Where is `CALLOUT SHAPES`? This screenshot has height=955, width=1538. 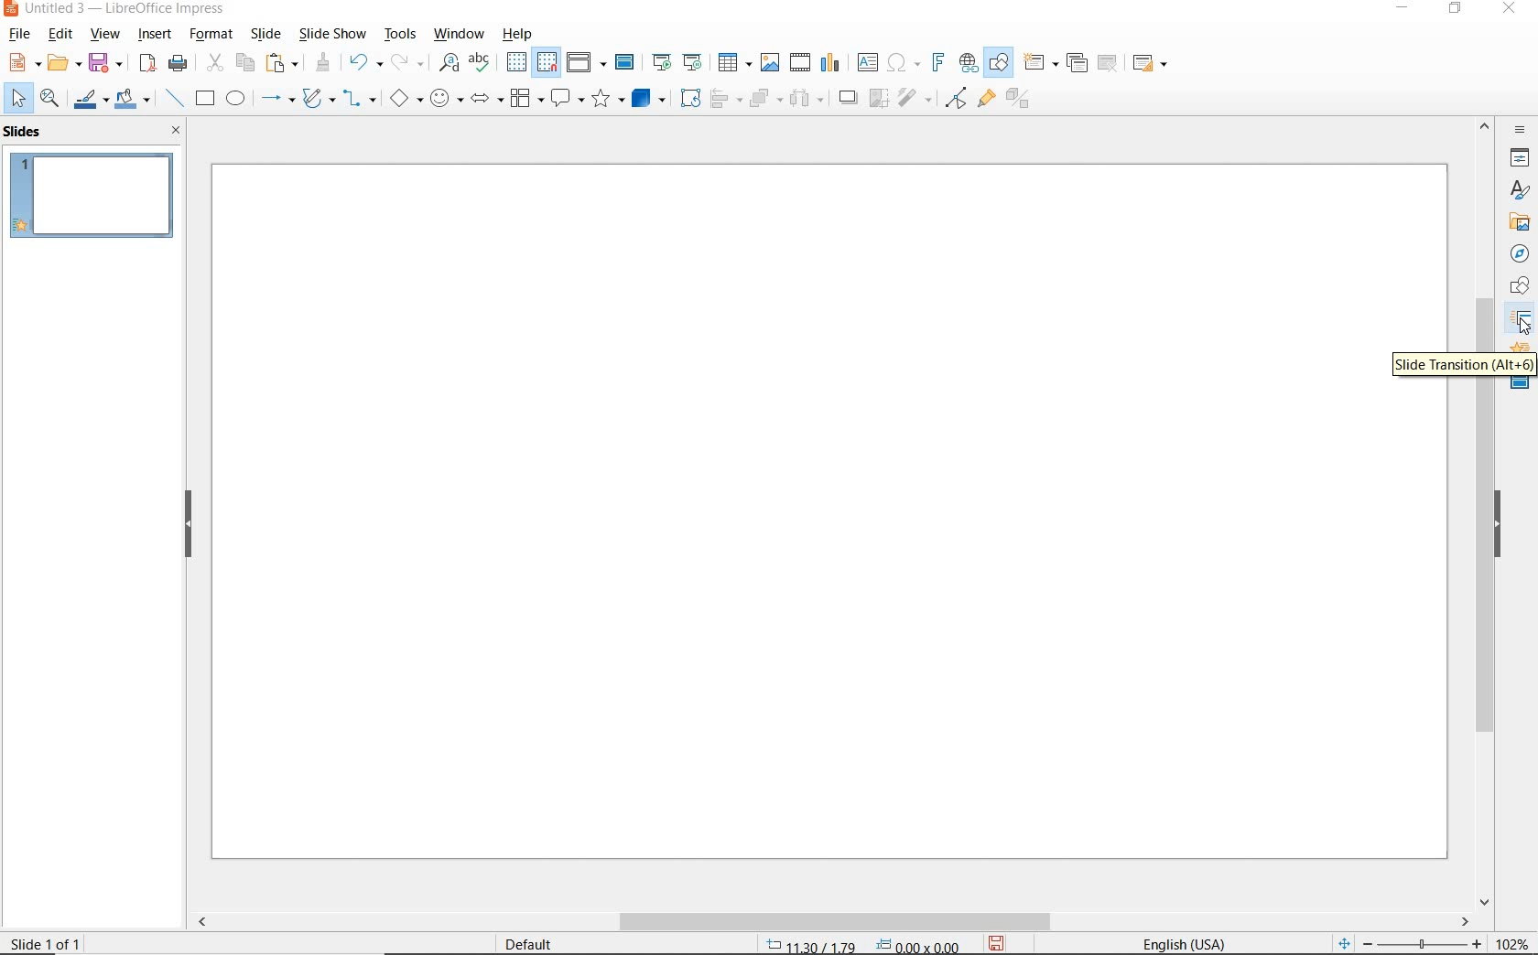 CALLOUT SHAPES is located at coordinates (567, 100).